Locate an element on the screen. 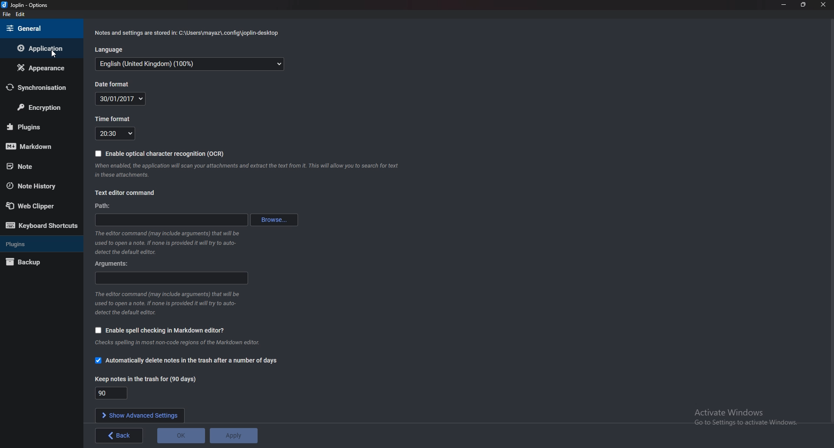 Image resolution: width=834 pixels, height=448 pixels. Back up is located at coordinates (35, 262).